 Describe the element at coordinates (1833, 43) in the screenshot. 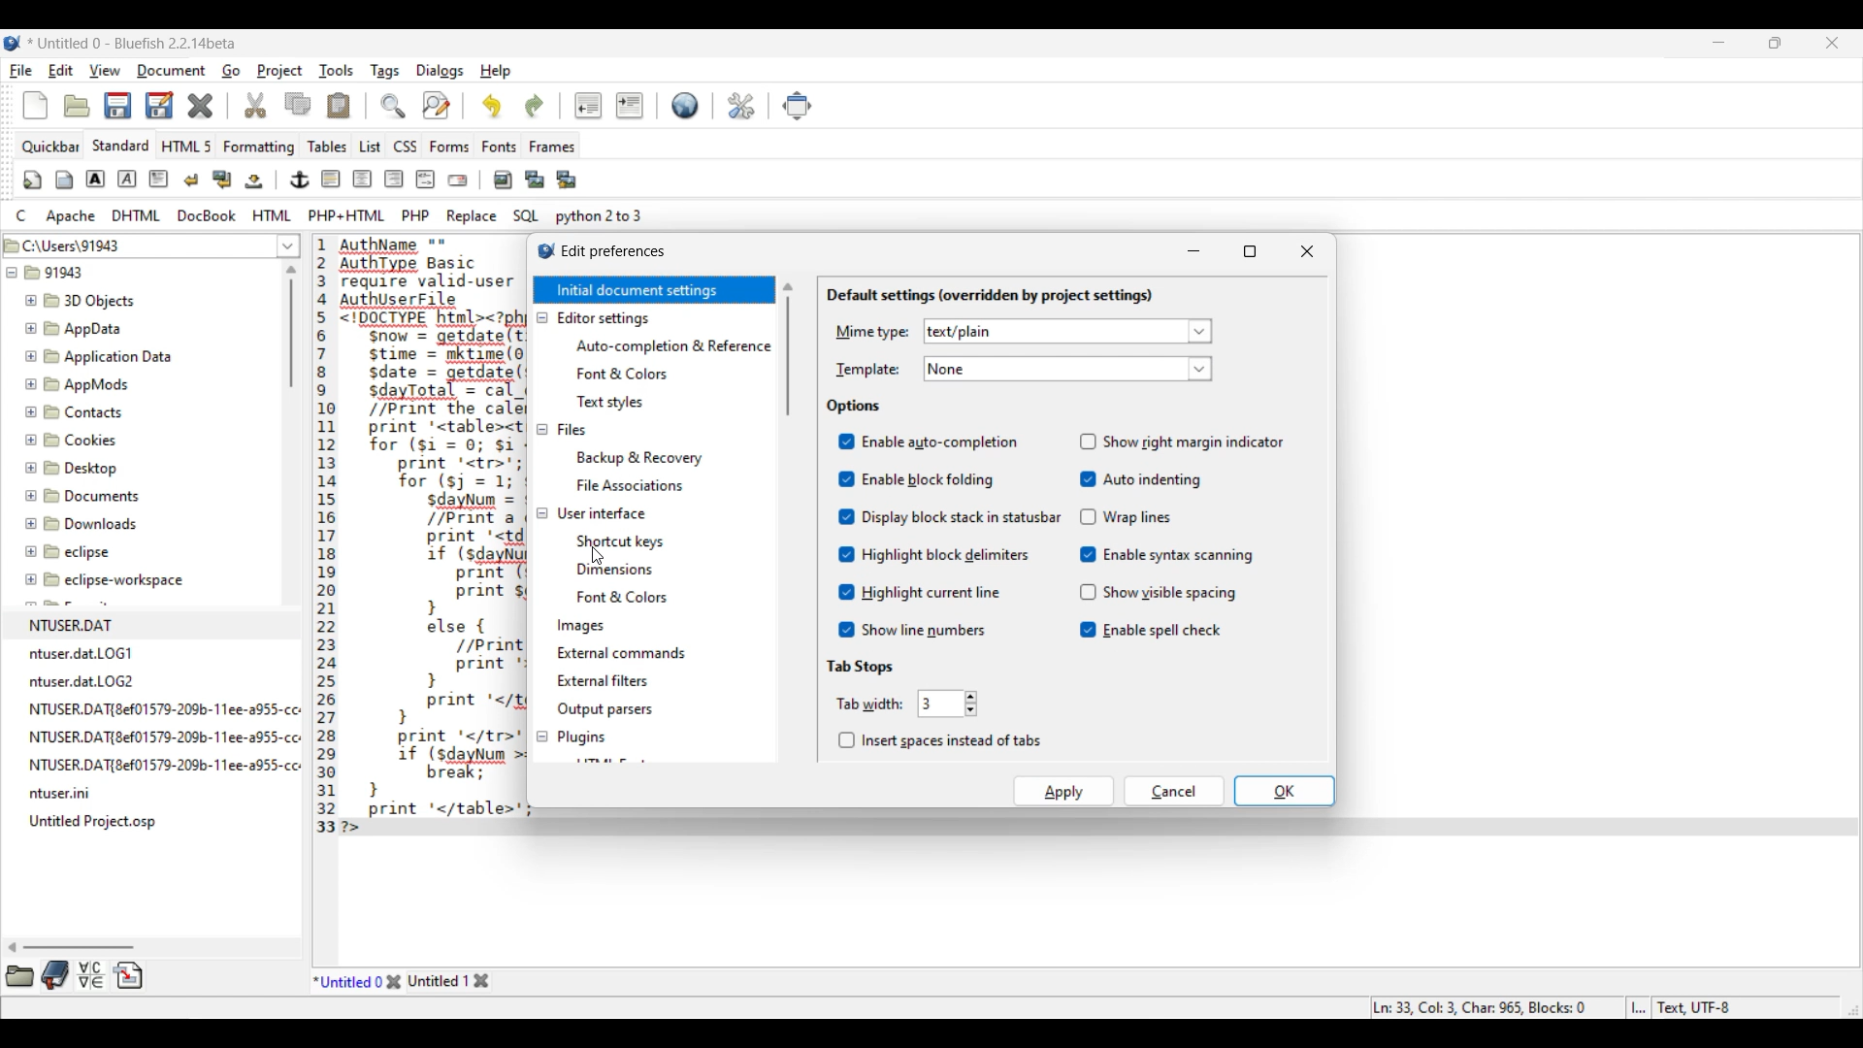

I see `Close interface` at that location.